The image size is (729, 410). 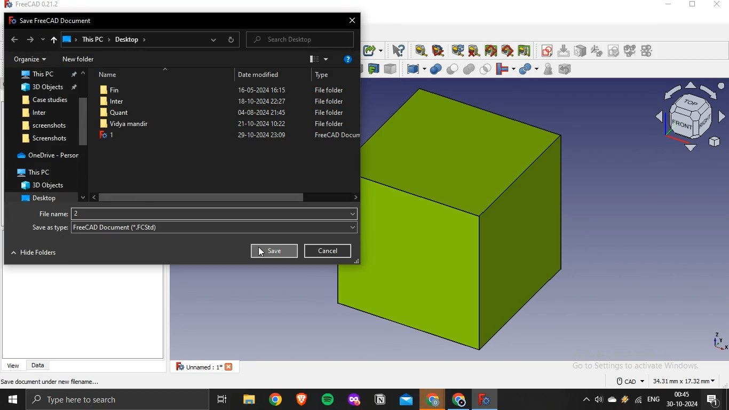 I want to click on Hide Folders, so click(x=36, y=254).